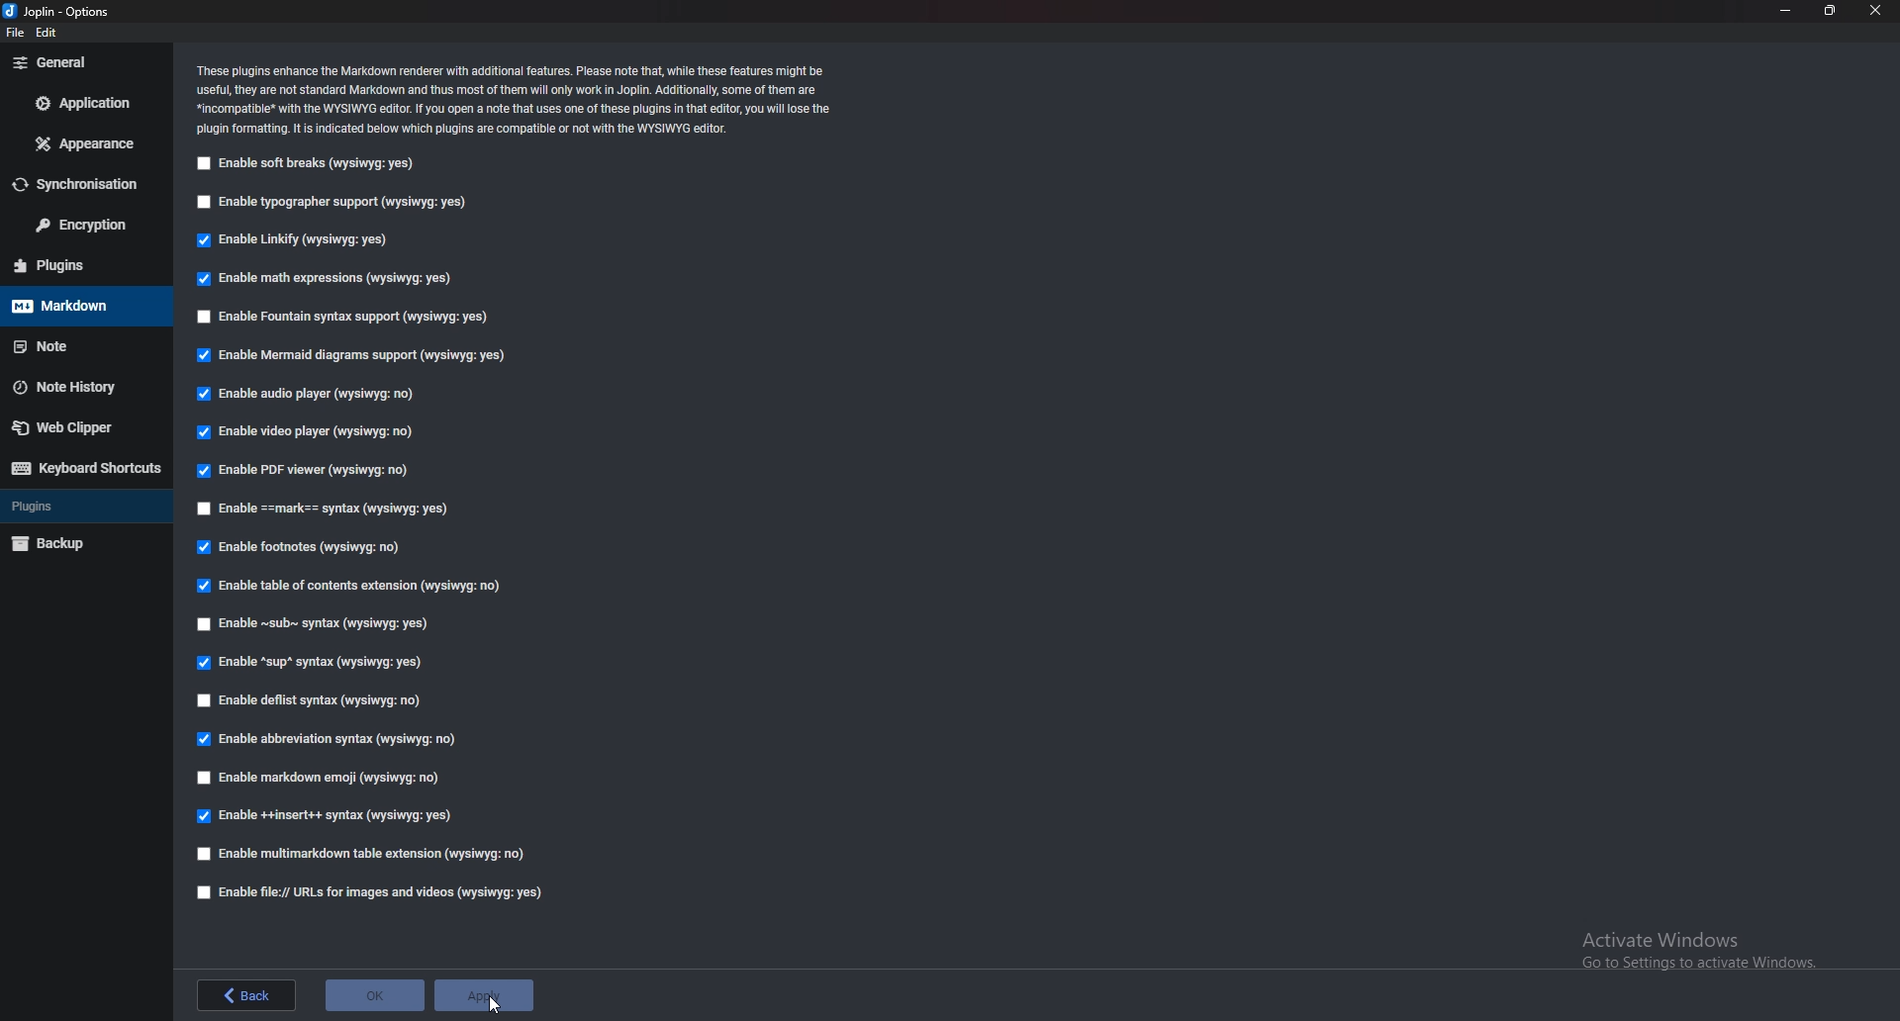 This screenshot has height=1021, width=1900. I want to click on Enable Markdown Emoji, so click(324, 779).